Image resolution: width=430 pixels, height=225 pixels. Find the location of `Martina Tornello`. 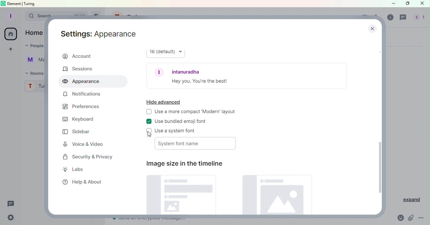

Martina Tornello is located at coordinates (33, 60).